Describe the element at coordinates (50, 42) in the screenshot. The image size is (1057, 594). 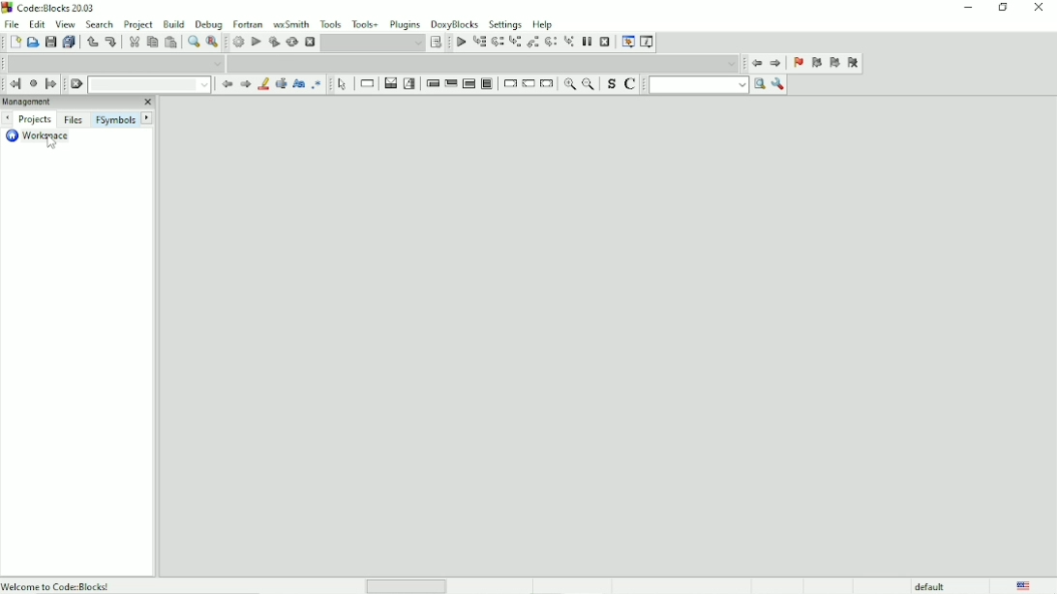
I see `Save` at that location.